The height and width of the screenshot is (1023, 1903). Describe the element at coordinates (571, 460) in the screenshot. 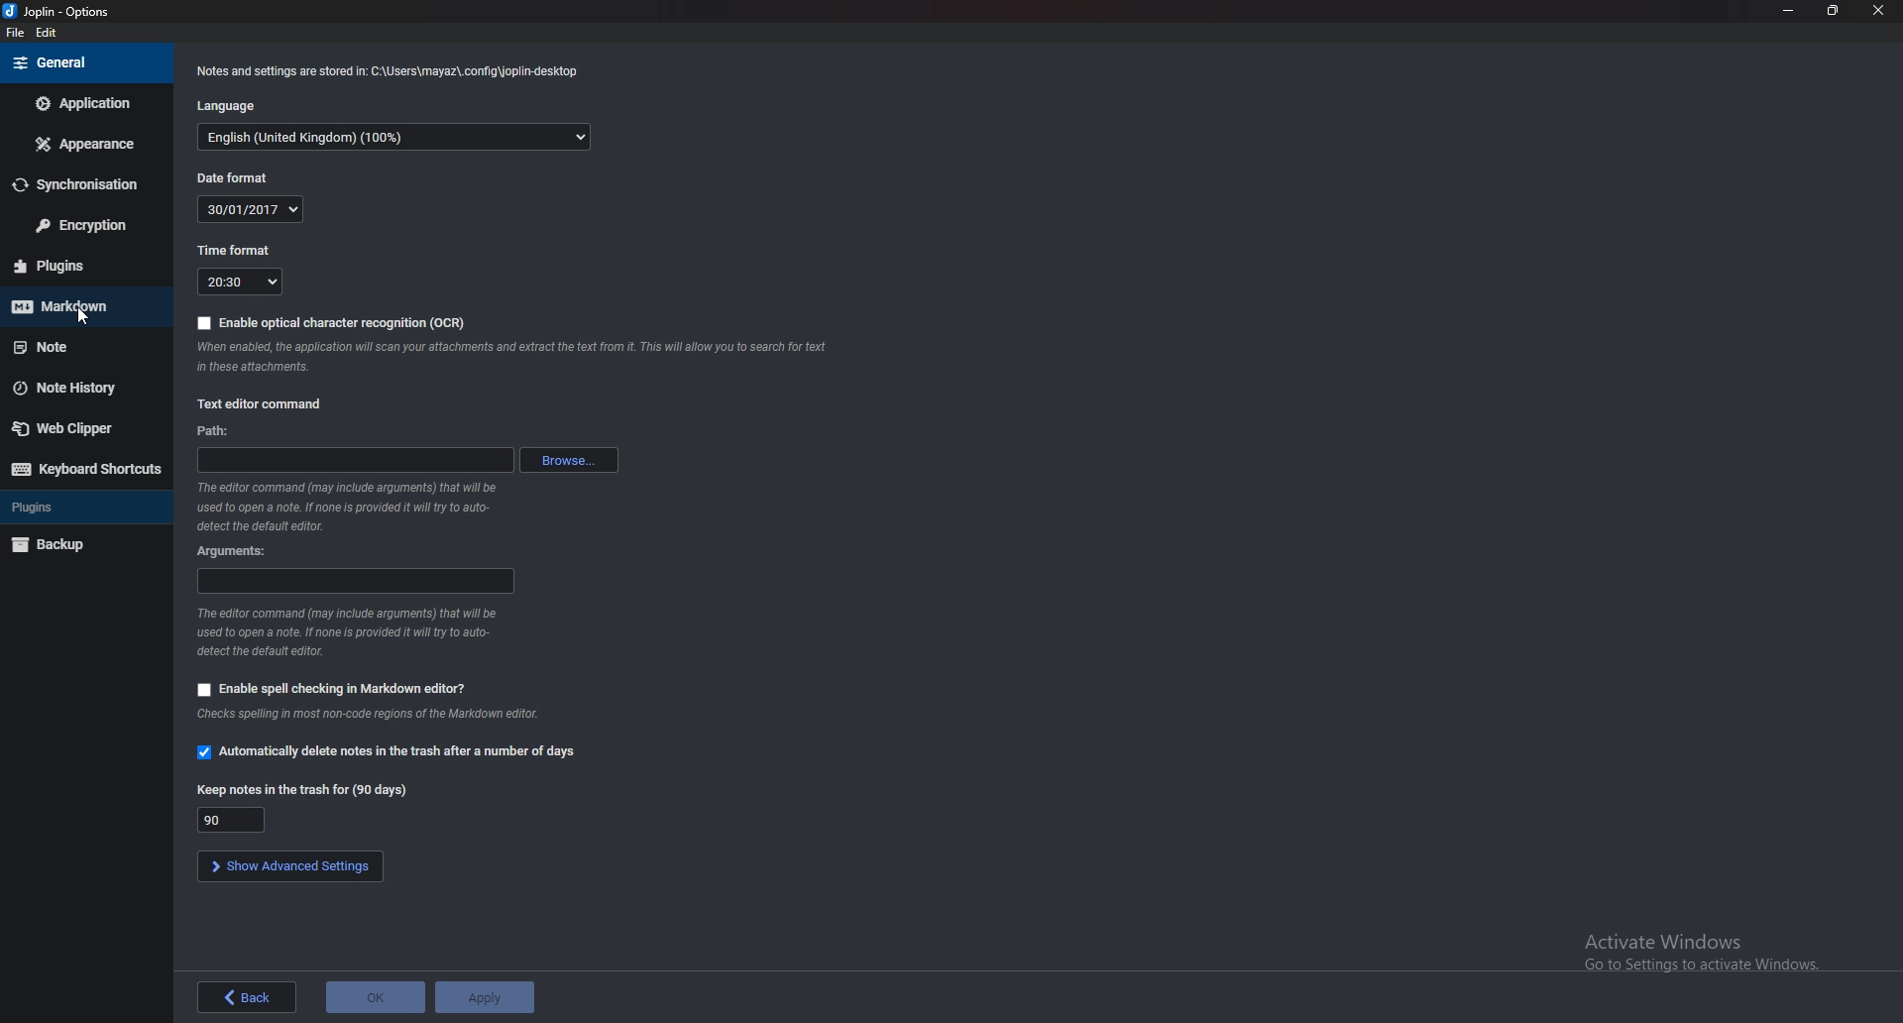

I see `browse` at that location.